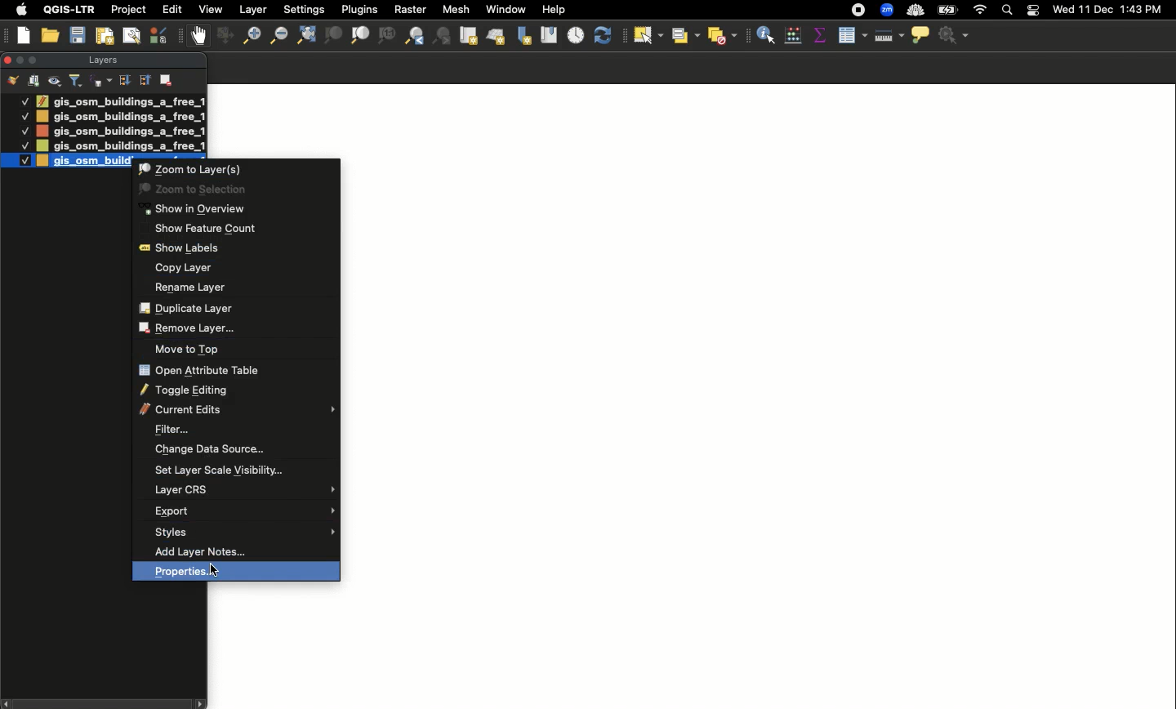 Image resolution: width=1176 pixels, height=709 pixels. Describe the element at coordinates (246, 490) in the screenshot. I see `Layer CRS` at that location.